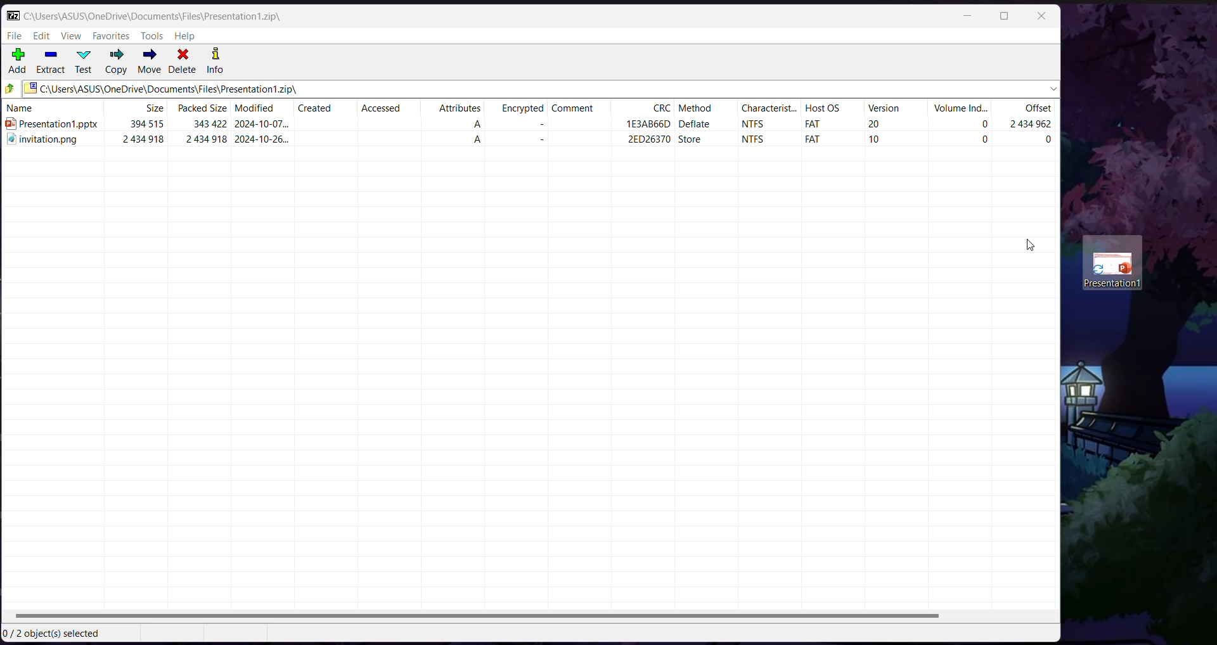  I want to click on size, so click(155, 109).